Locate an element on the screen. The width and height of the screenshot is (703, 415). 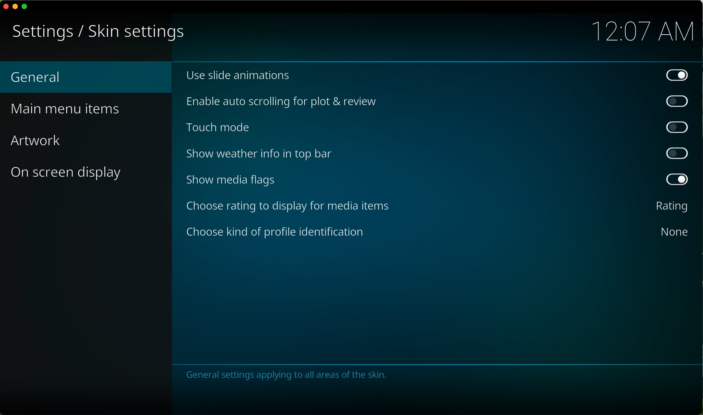
artwork is located at coordinates (36, 142).